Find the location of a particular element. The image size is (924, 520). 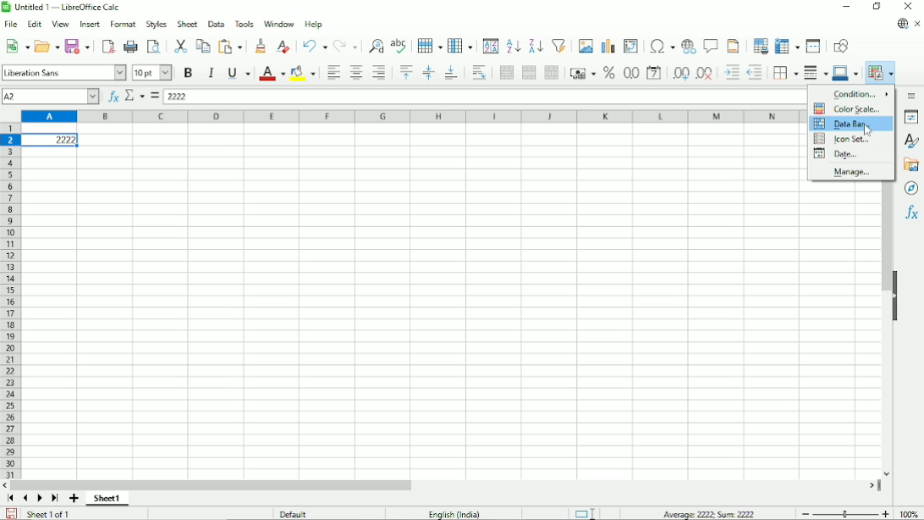

Insert special characters is located at coordinates (660, 45).